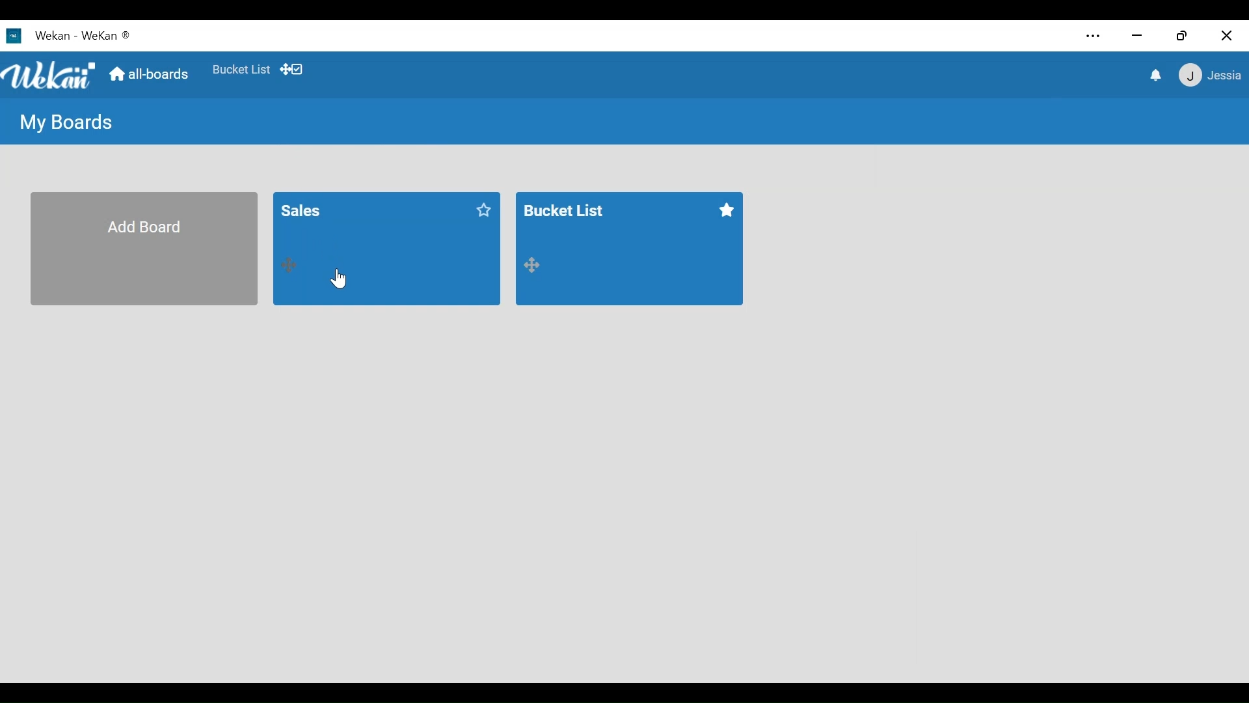 Image resolution: width=1249 pixels, height=703 pixels. What do you see at coordinates (1226, 37) in the screenshot?
I see `Close` at bounding box center [1226, 37].